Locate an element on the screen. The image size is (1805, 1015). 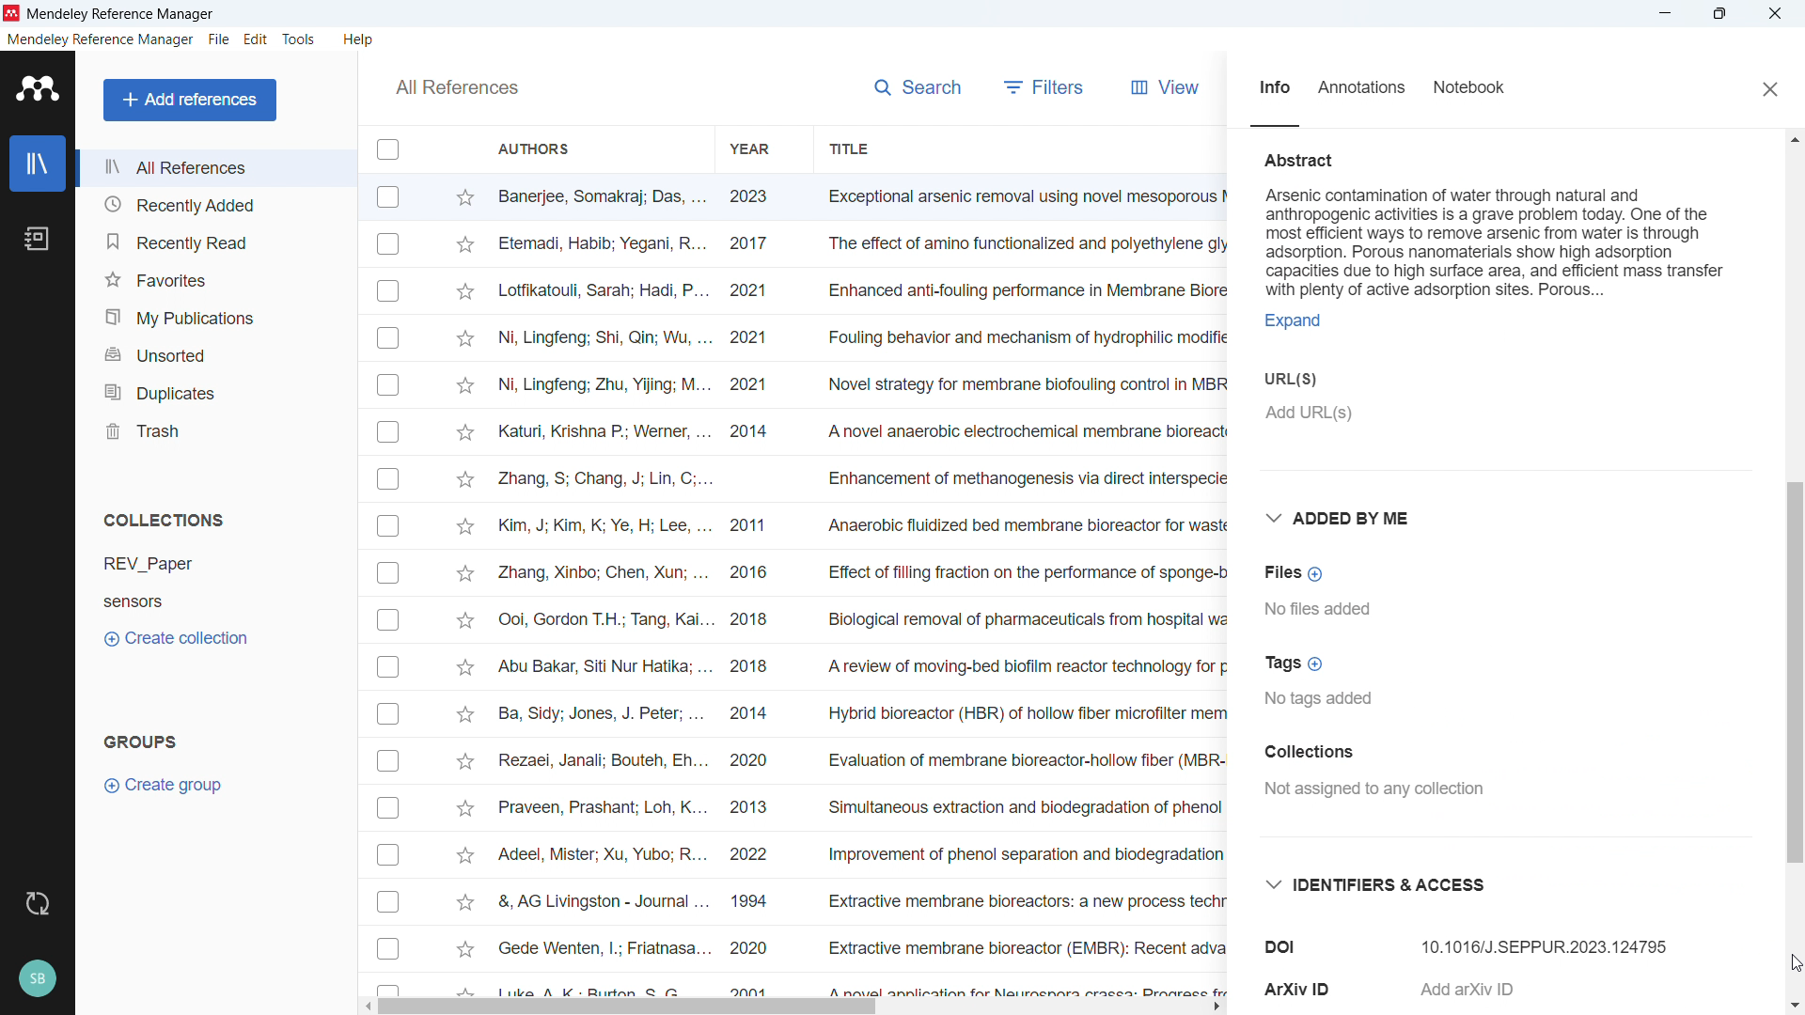
click to starmark individual entries is located at coordinates (463, 576).